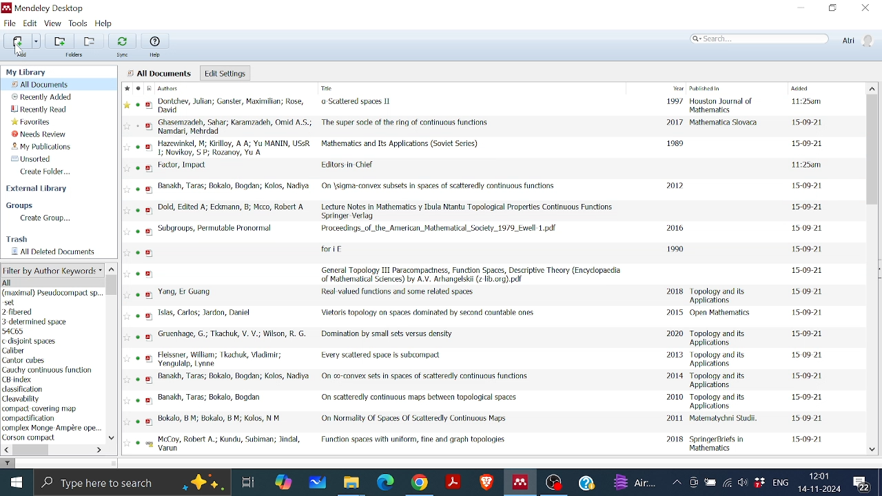 Image resolution: width=882 pixels, height=496 pixels. Describe the element at coordinates (139, 296) in the screenshot. I see `read status` at that location.